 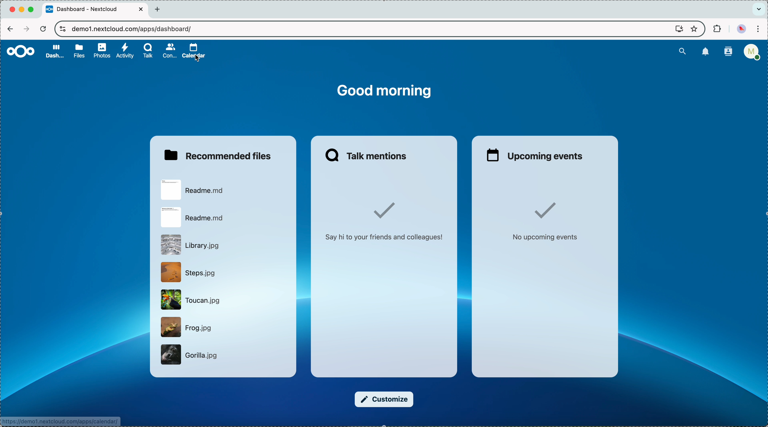 What do you see at coordinates (194, 217) in the screenshot?
I see `file` at bounding box center [194, 217].